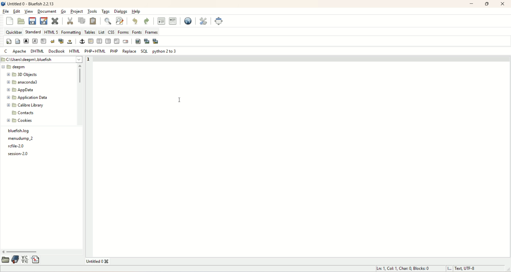 The image size is (511, 272). I want to click on go, so click(63, 12).